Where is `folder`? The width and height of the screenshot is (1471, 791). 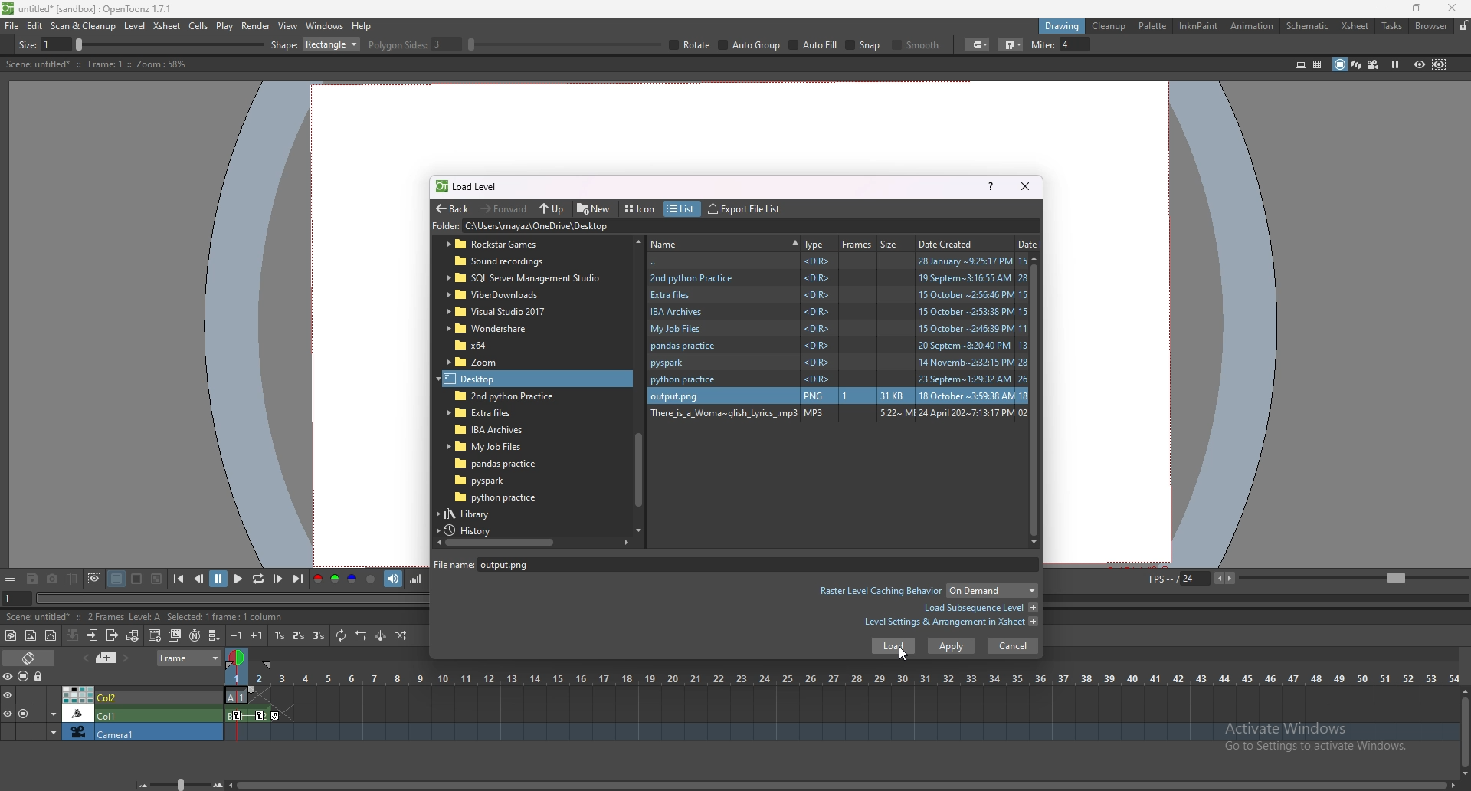
folder is located at coordinates (498, 497).